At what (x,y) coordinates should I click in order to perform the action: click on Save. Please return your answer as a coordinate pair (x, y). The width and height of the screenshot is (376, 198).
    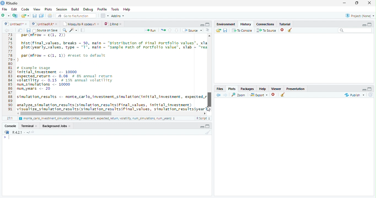
    Looking at the image, I should click on (225, 30).